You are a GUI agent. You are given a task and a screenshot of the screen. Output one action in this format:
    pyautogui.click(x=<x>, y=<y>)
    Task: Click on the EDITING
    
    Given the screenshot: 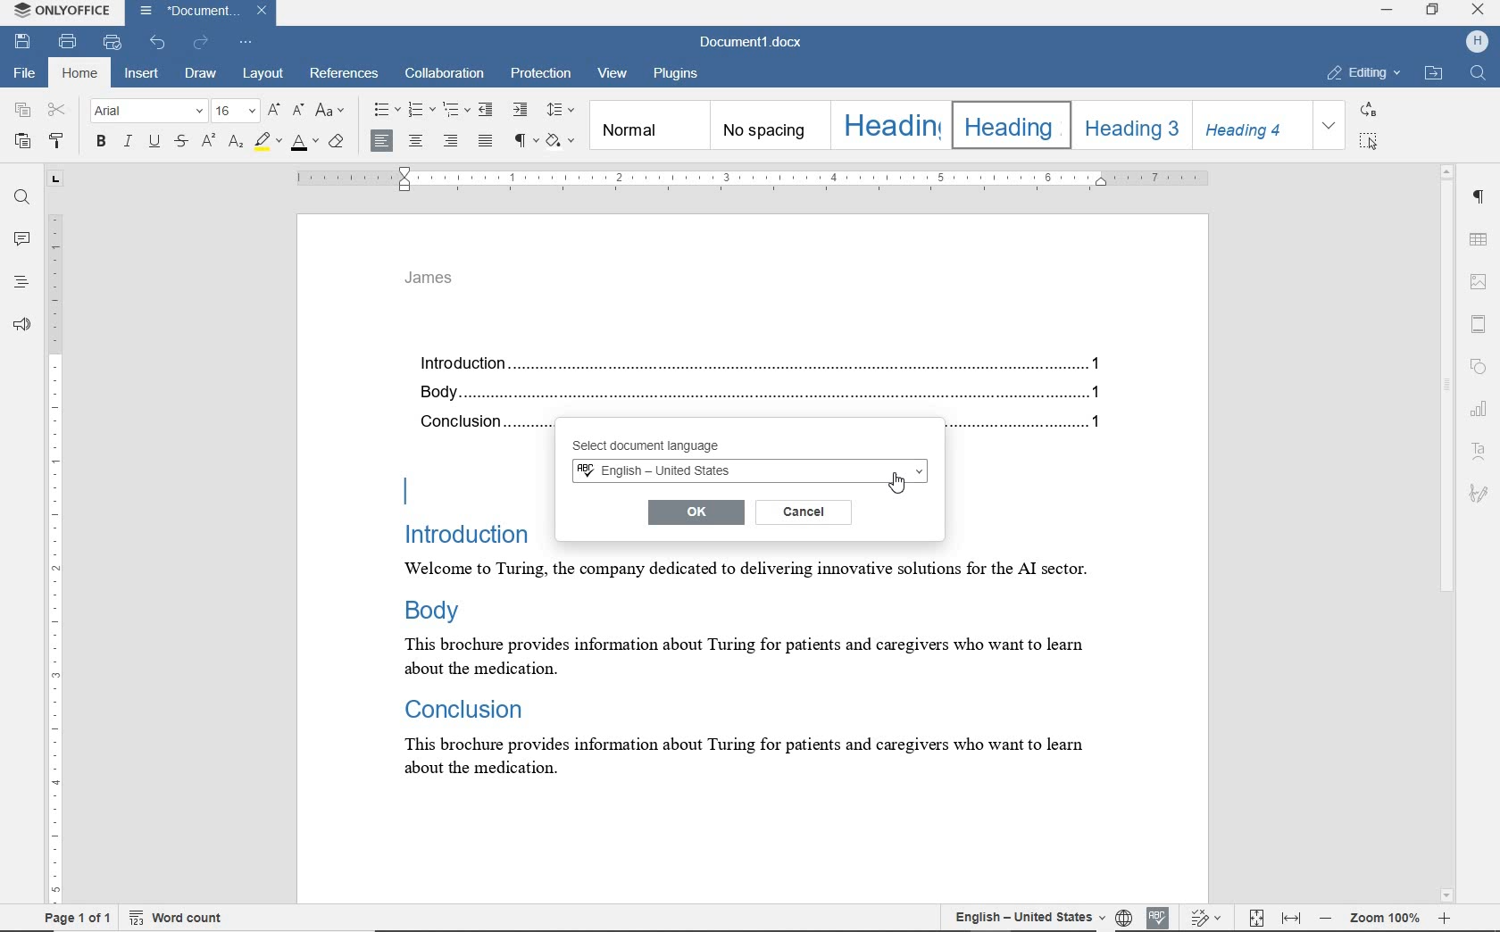 What is the action you would take?
    pyautogui.click(x=1364, y=74)
    